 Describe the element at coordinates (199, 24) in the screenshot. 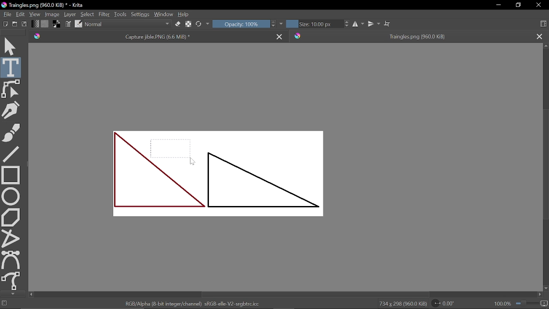

I see `Choose brush preset` at that location.